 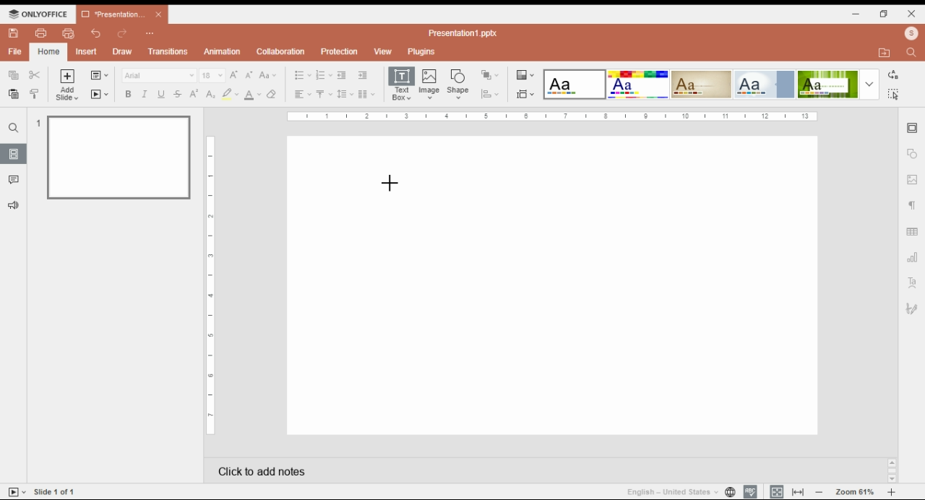 I want to click on quick print, so click(x=69, y=33).